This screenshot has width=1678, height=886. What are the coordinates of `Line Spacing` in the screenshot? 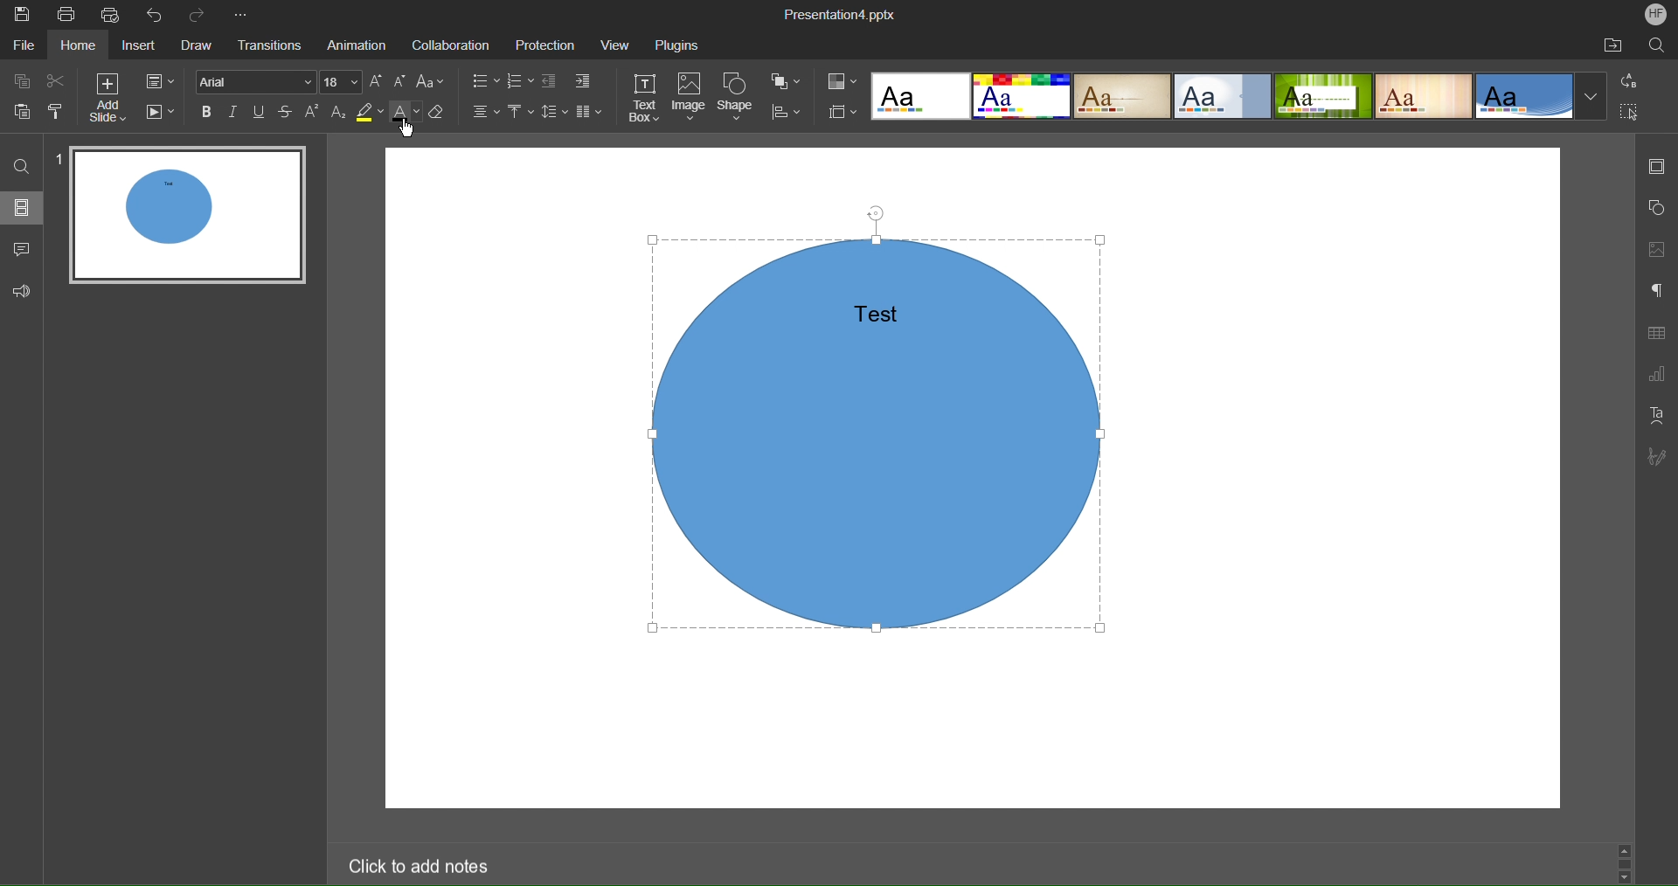 It's located at (556, 113).